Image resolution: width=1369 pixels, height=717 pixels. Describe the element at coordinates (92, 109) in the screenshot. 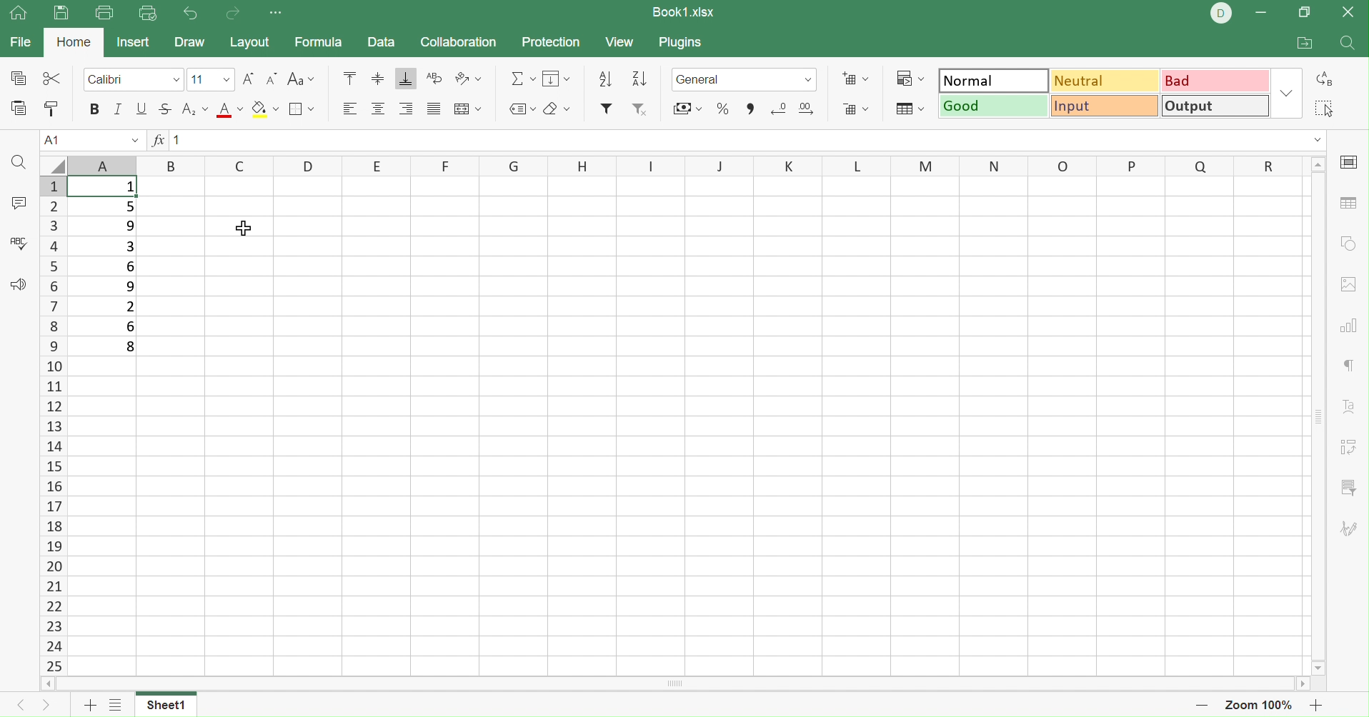

I see `Bold` at that location.